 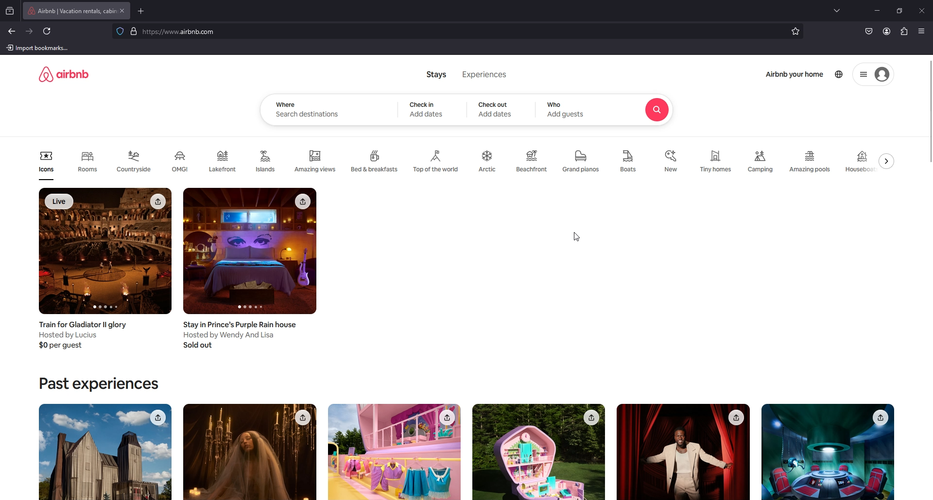 I want to click on back, so click(x=12, y=32).